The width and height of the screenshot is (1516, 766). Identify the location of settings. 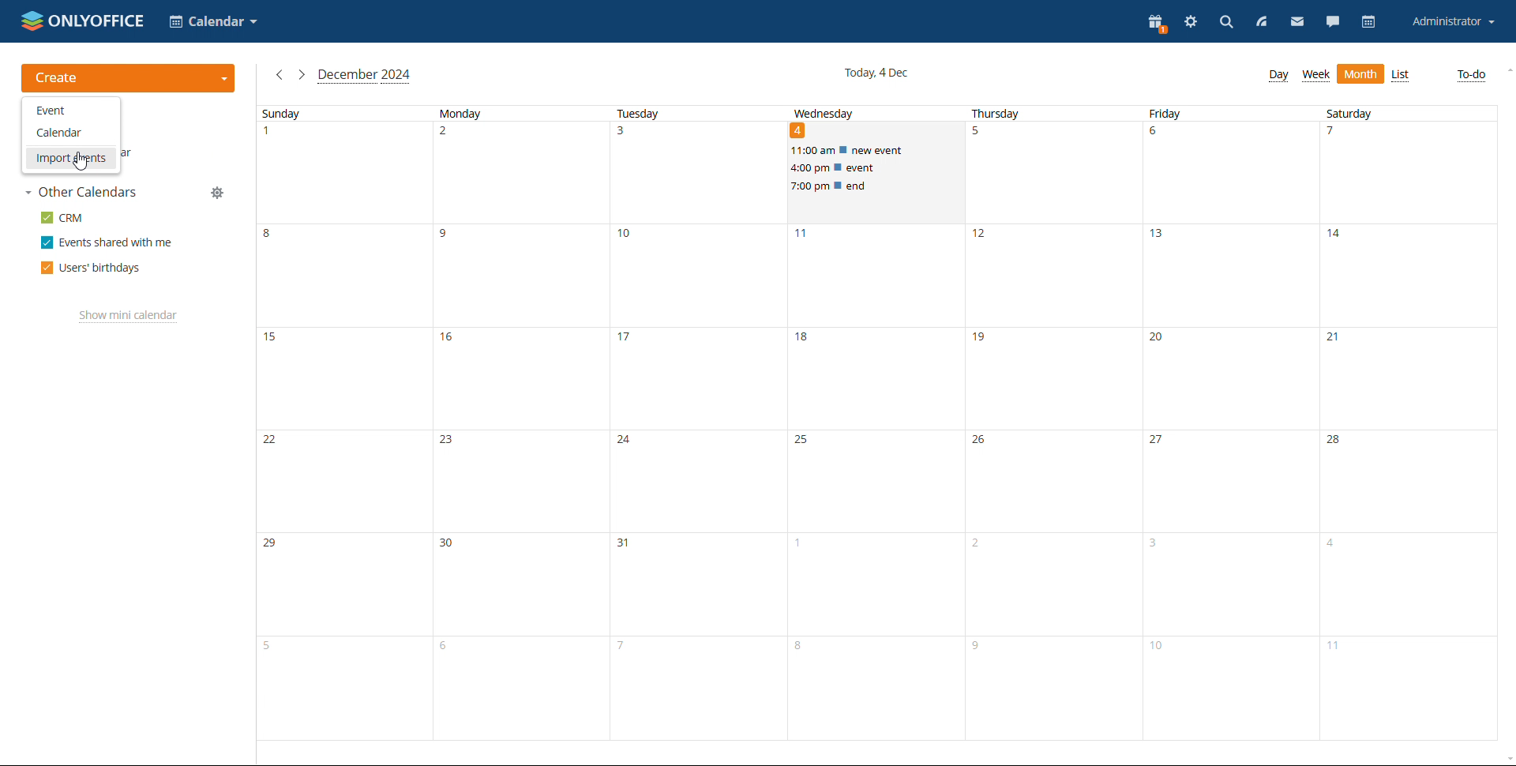
(1189, 24).